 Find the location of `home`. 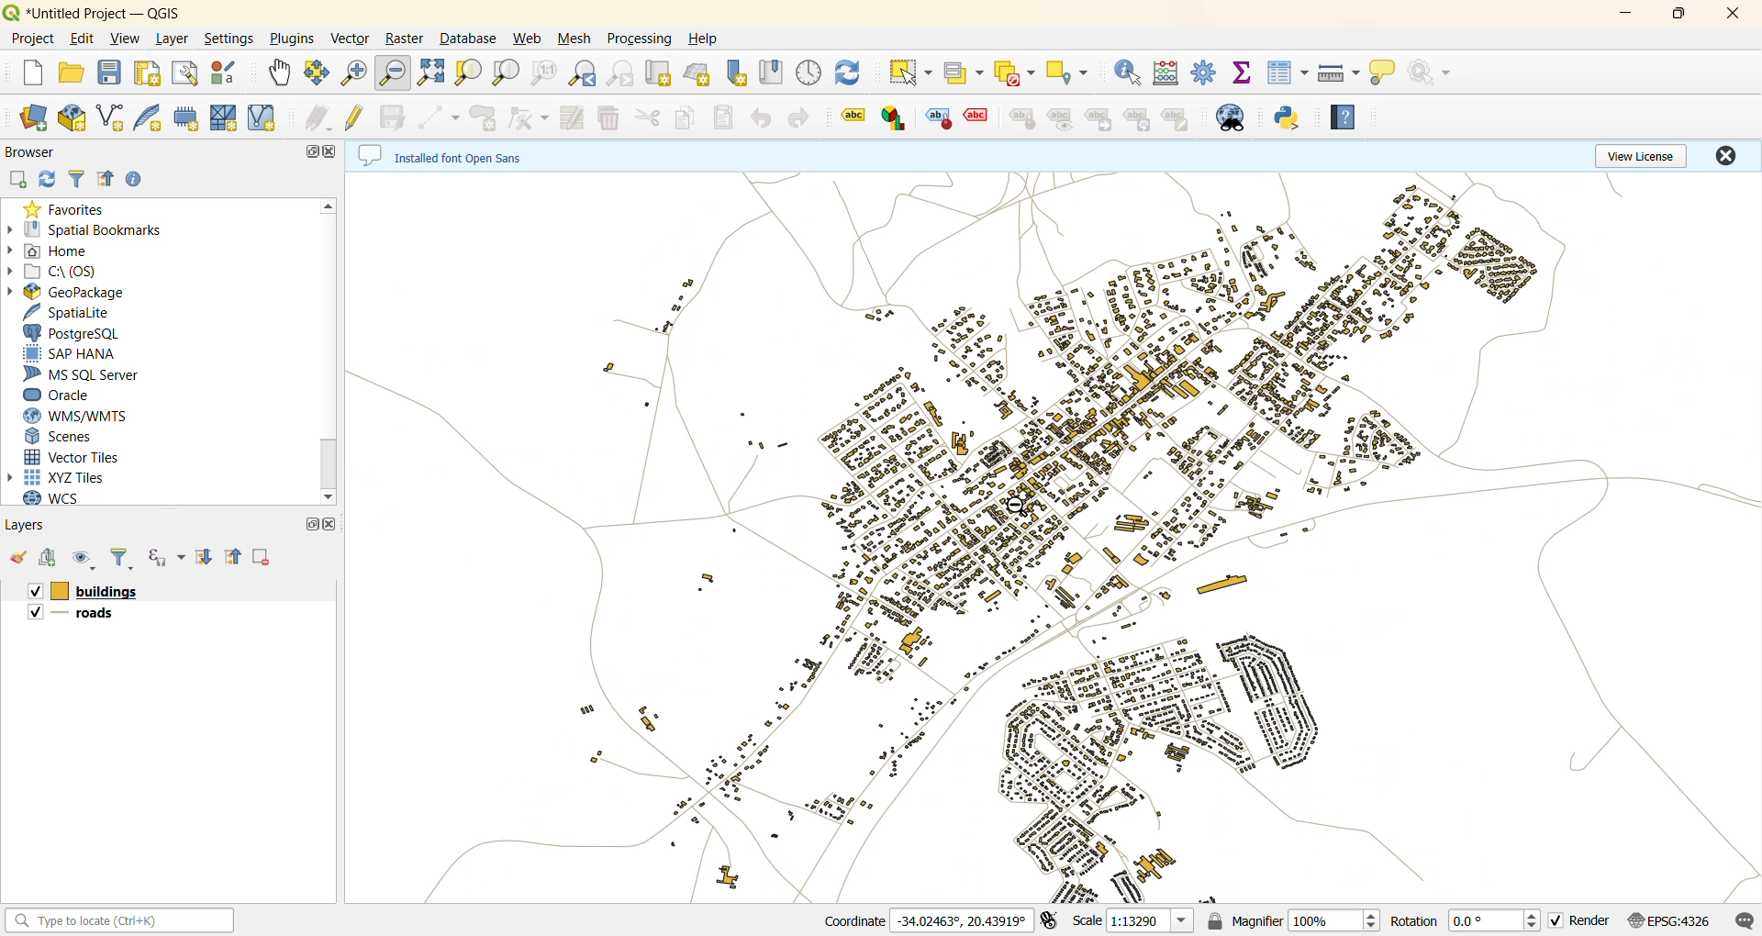

home is located at coordinates (63, 252).